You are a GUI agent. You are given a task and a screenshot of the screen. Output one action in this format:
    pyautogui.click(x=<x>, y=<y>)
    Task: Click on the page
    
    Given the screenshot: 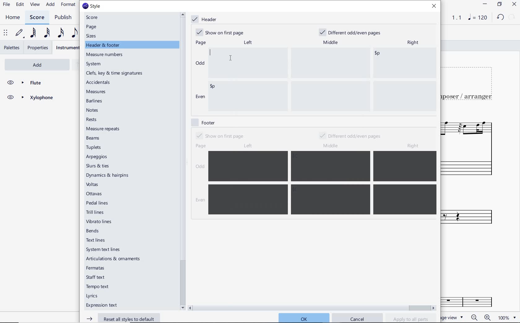 What is the action you would take?
    pyautogui.click(x=92, y=27)
    